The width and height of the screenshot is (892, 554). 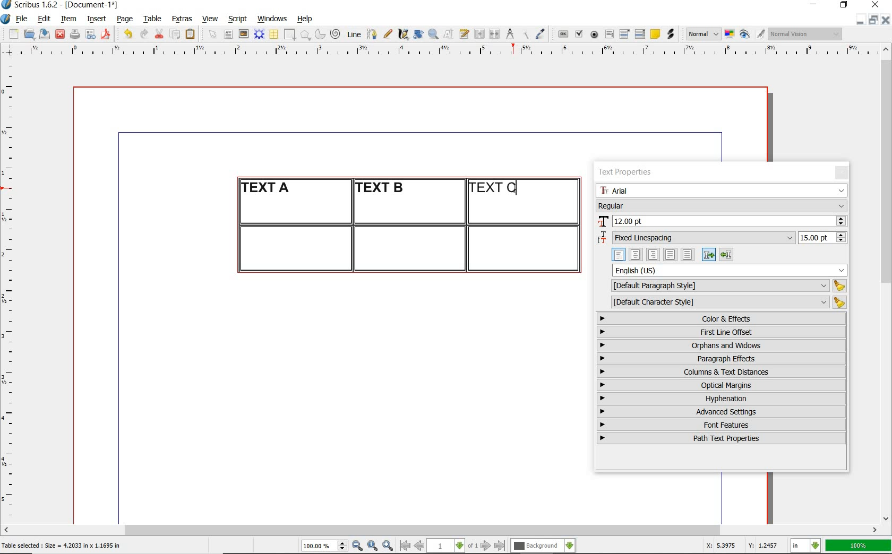 I want to click on redo, so click(x=143, y=33).